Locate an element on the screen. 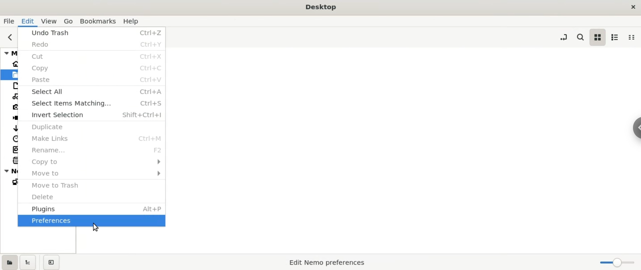 This screenshot has height=270, width=641. cut is located at coordinates (89, 57).